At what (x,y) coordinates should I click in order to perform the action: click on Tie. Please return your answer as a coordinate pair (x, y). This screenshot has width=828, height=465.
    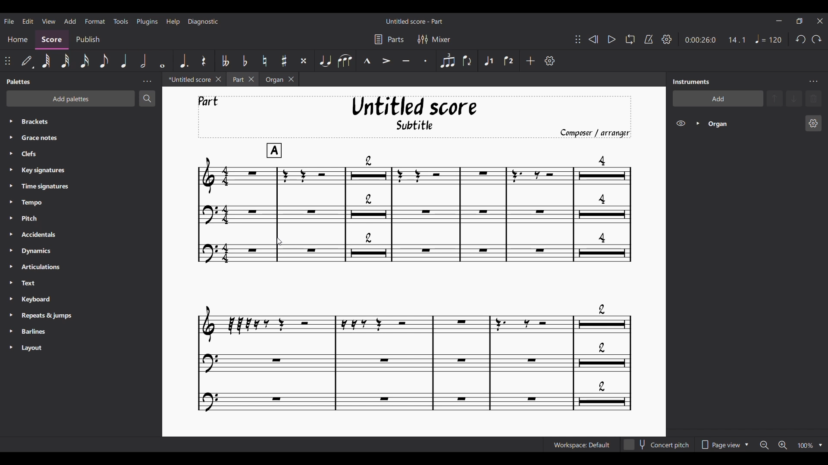
    Looking at the image, I should click on (326, 61).